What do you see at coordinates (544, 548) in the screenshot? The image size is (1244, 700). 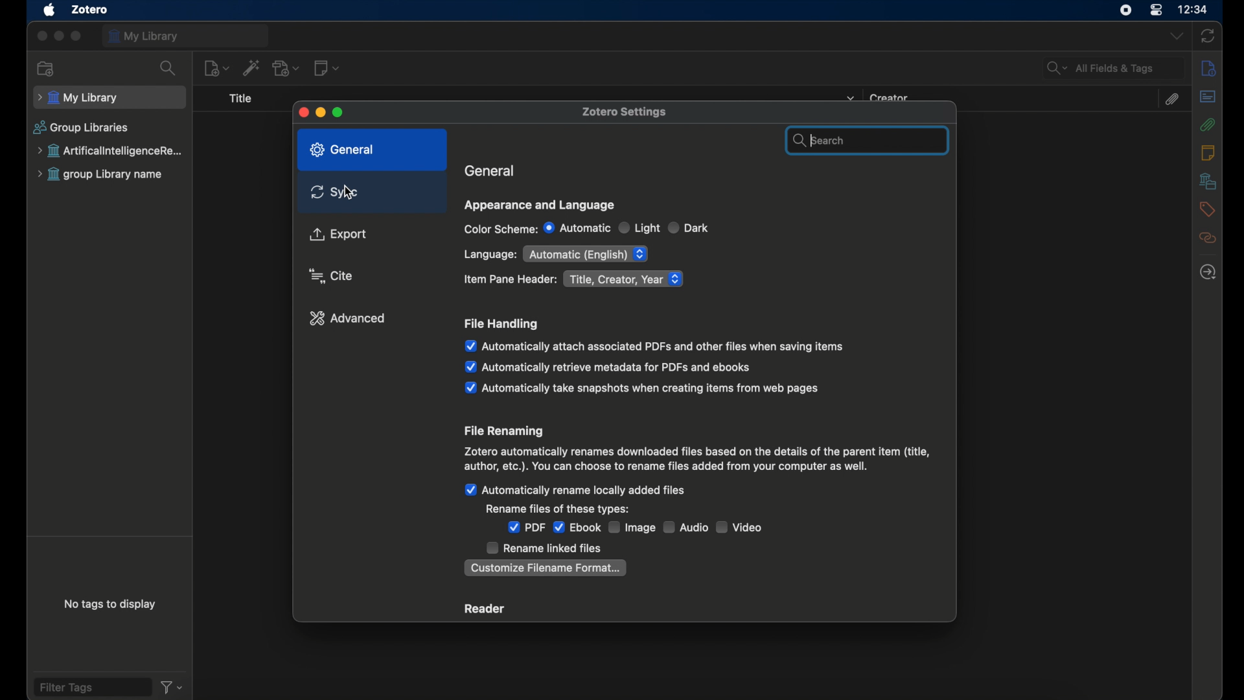 I see `rename linked files checkbox` at bounding box center [544, 548].